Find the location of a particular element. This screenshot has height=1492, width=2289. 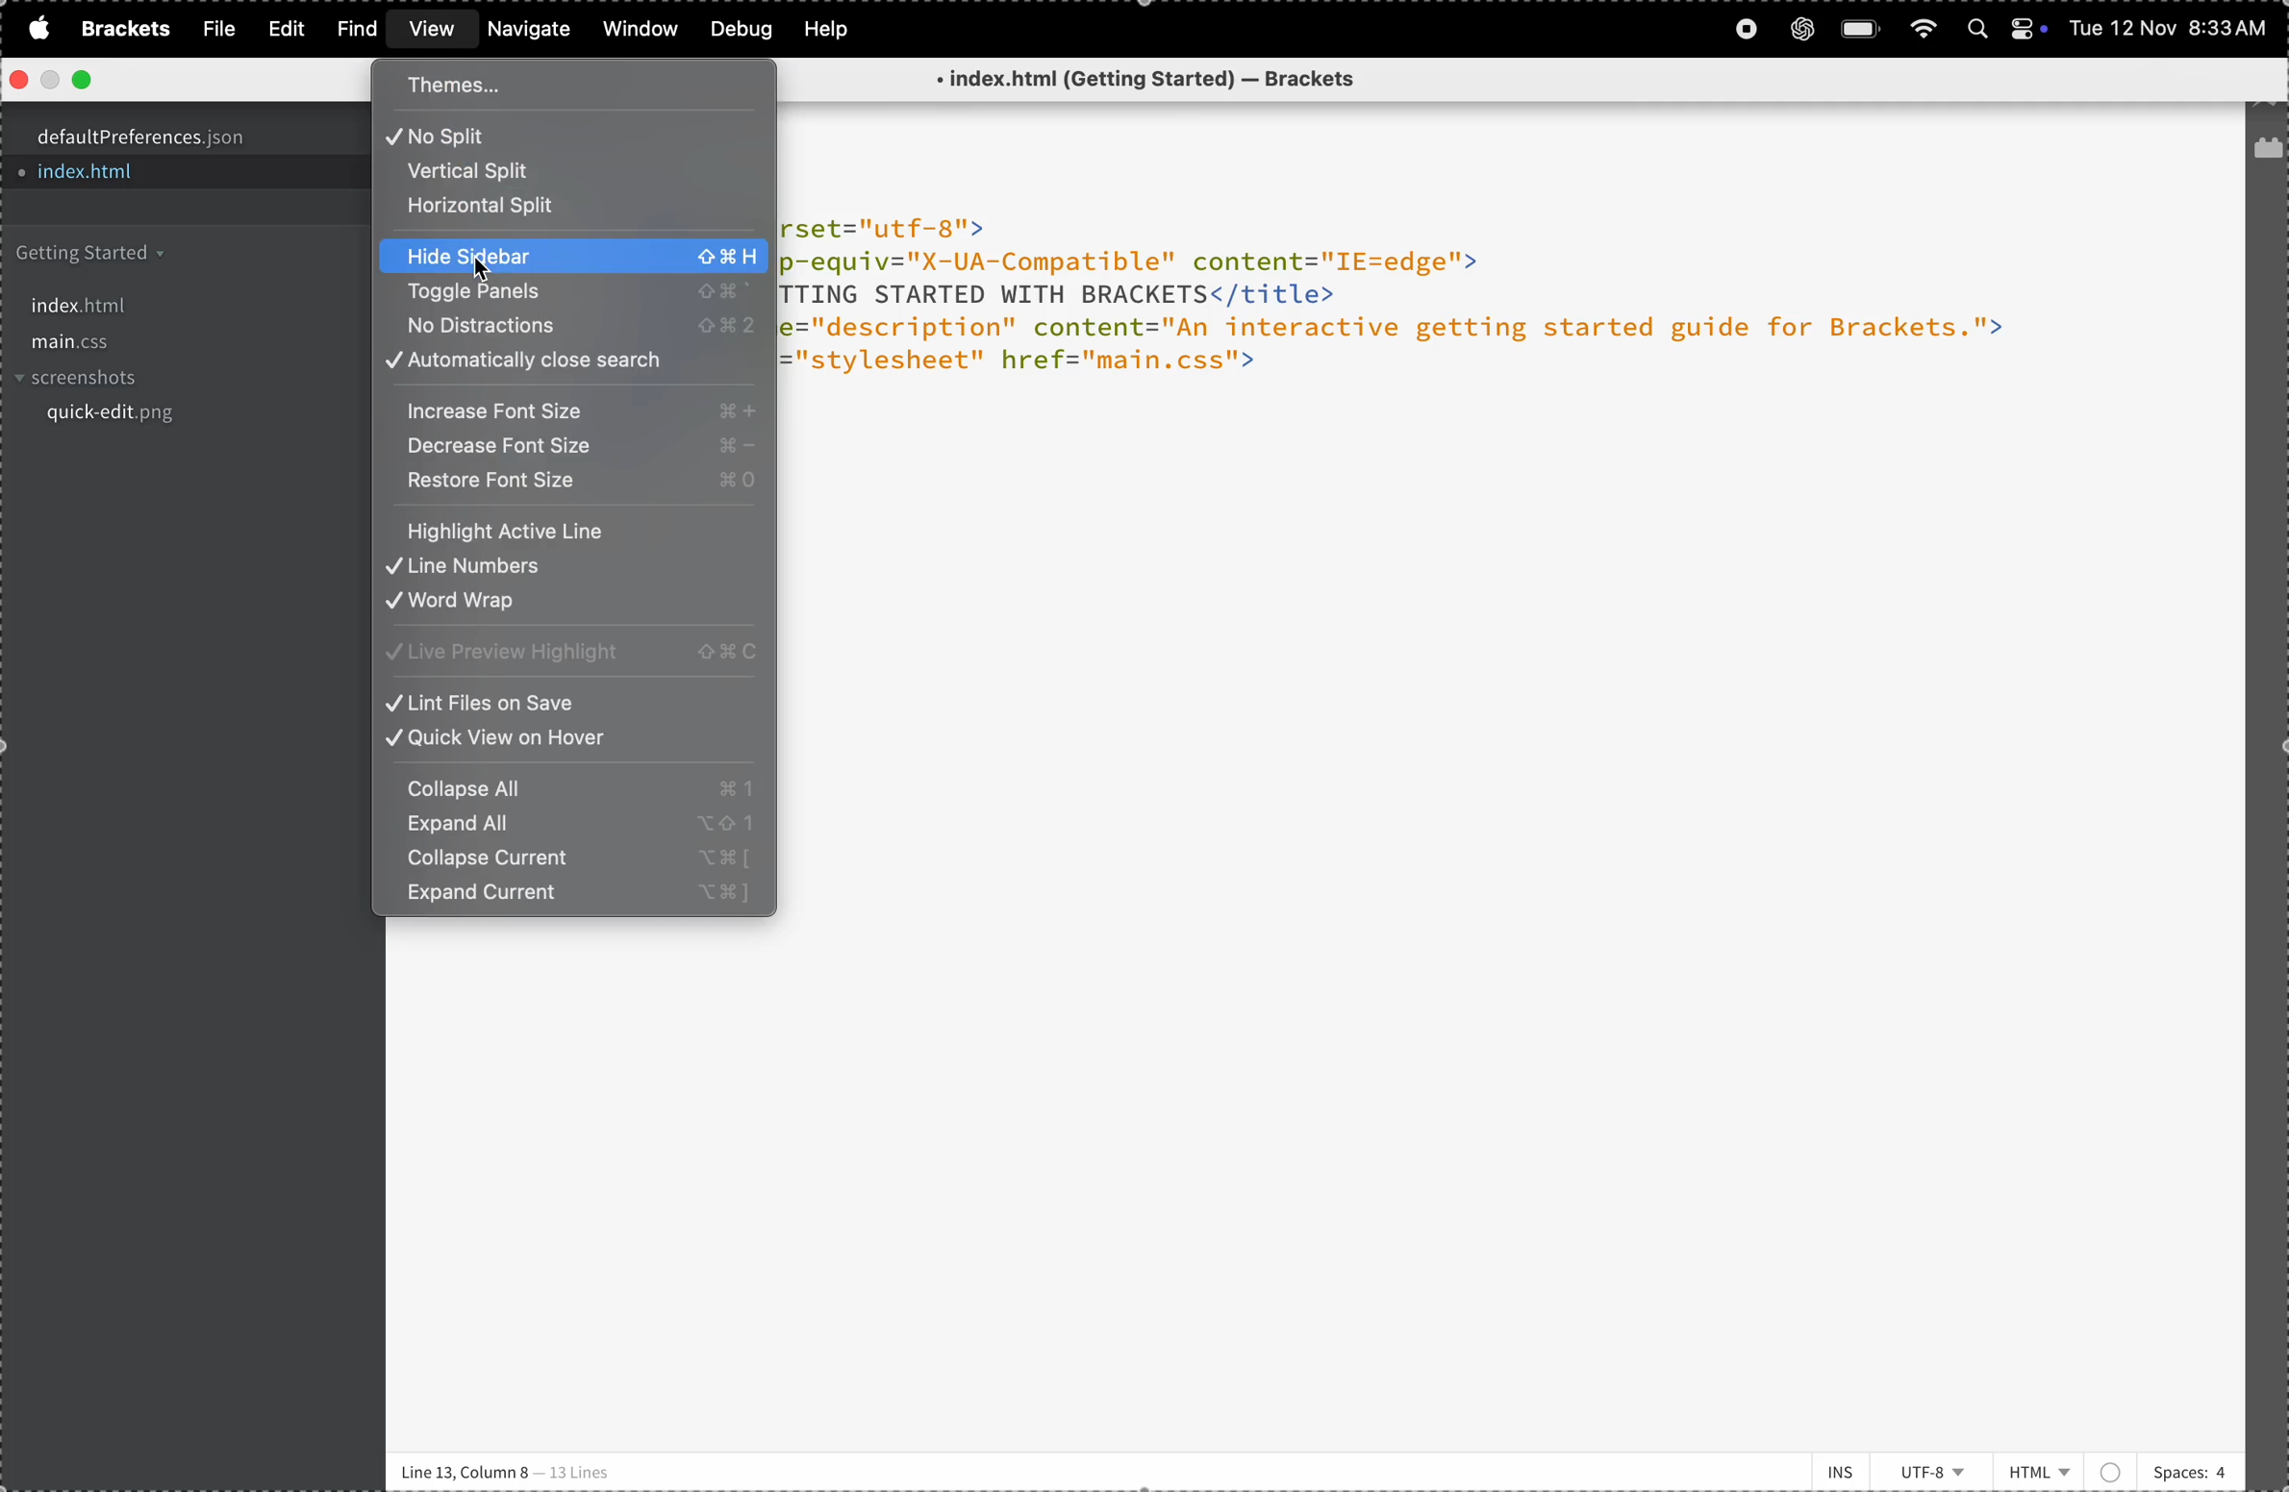

cursor is located at coordinates (484, 275).